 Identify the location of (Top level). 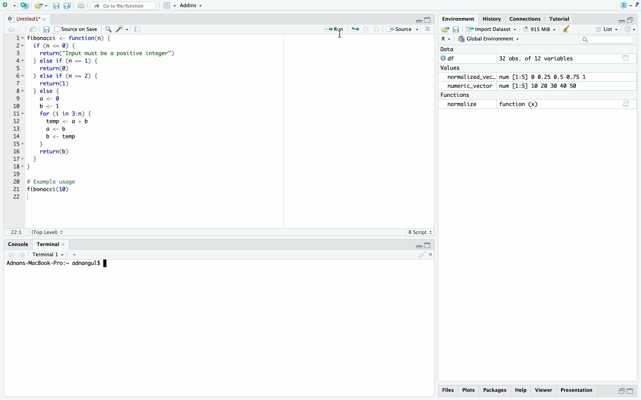
(48, 232).